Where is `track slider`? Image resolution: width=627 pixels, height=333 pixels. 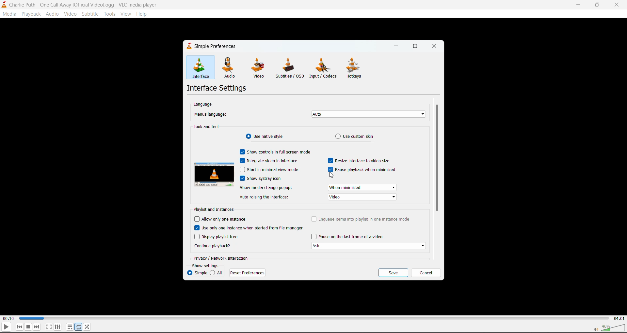
track slider is located at coordinates (311, 318).